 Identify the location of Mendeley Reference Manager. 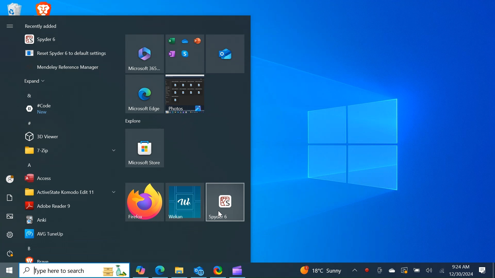
(70, 68).